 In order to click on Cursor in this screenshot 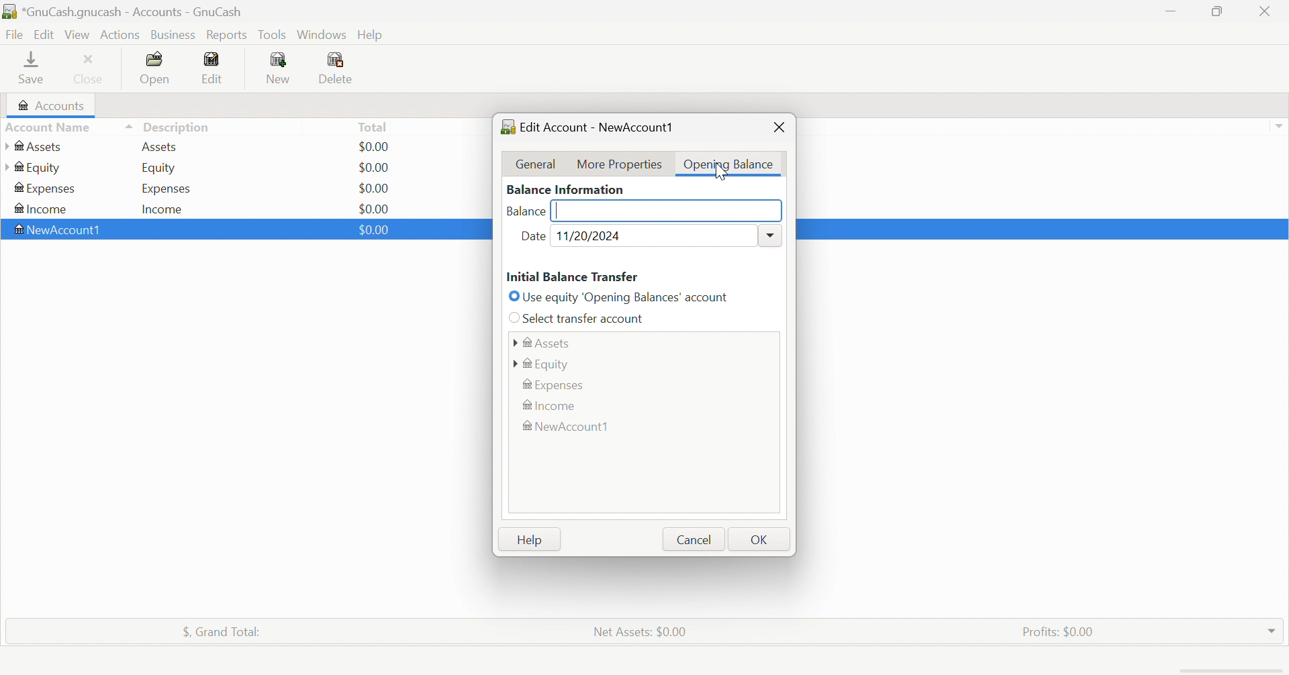, I will do `click(721, 172)`.